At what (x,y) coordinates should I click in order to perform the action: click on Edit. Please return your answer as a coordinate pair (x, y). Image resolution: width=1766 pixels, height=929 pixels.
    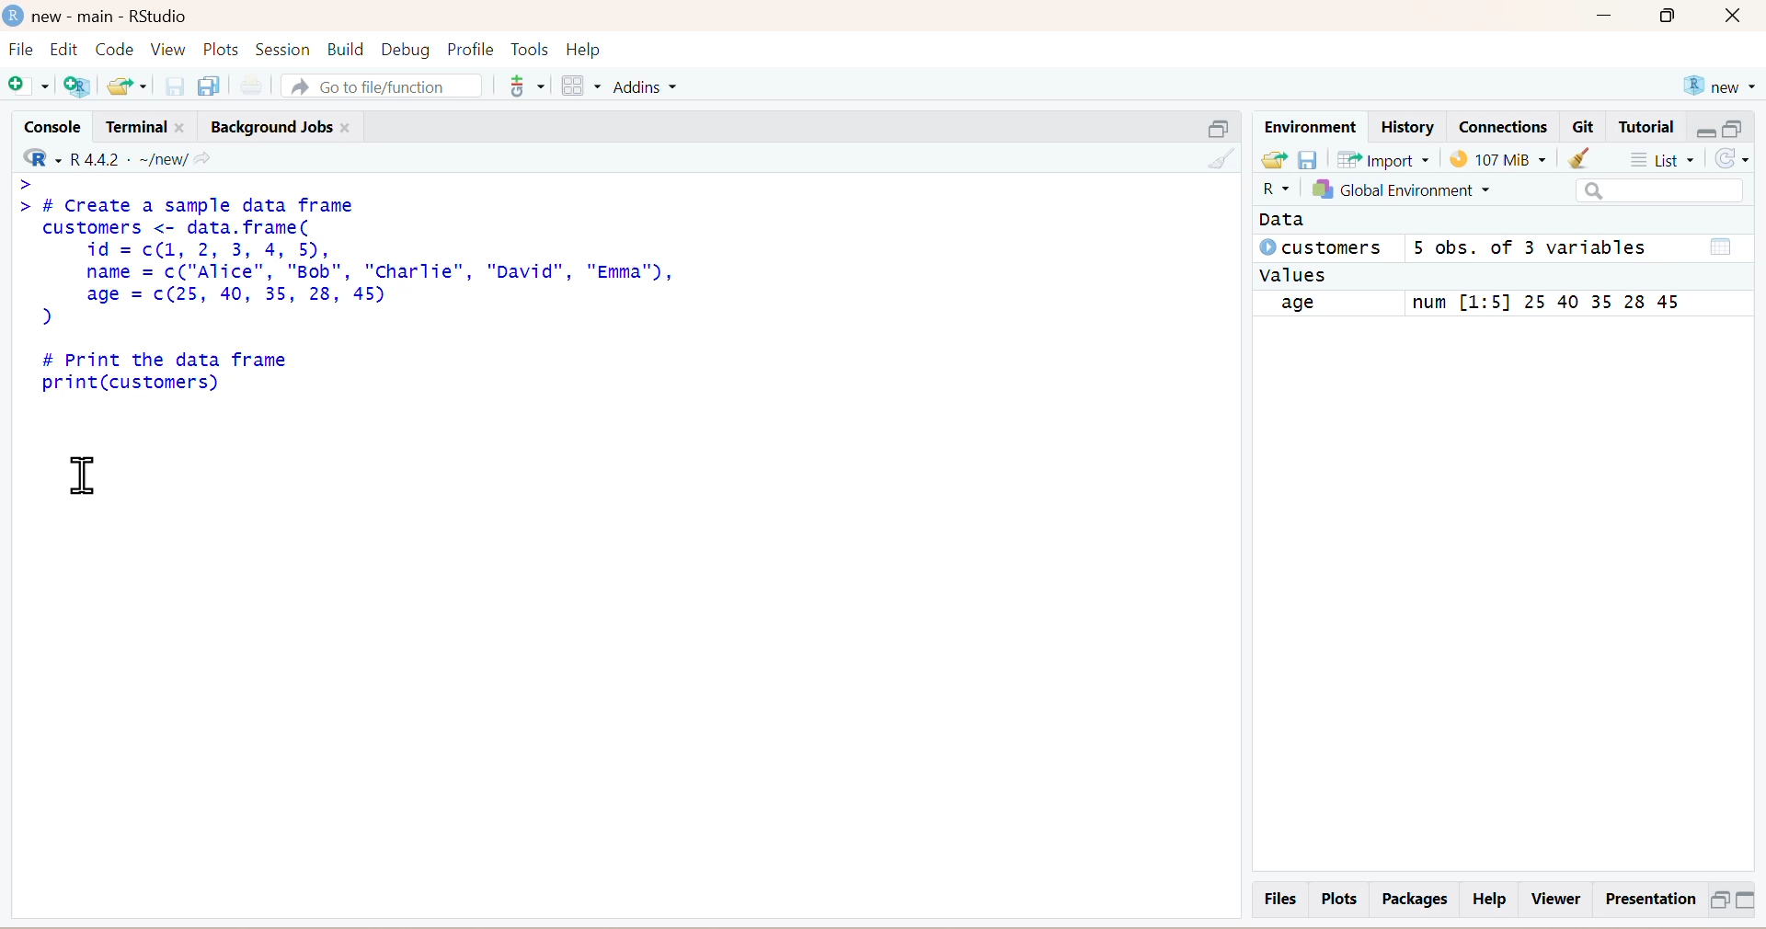
    Looking at the image, I should click on (67, 49).